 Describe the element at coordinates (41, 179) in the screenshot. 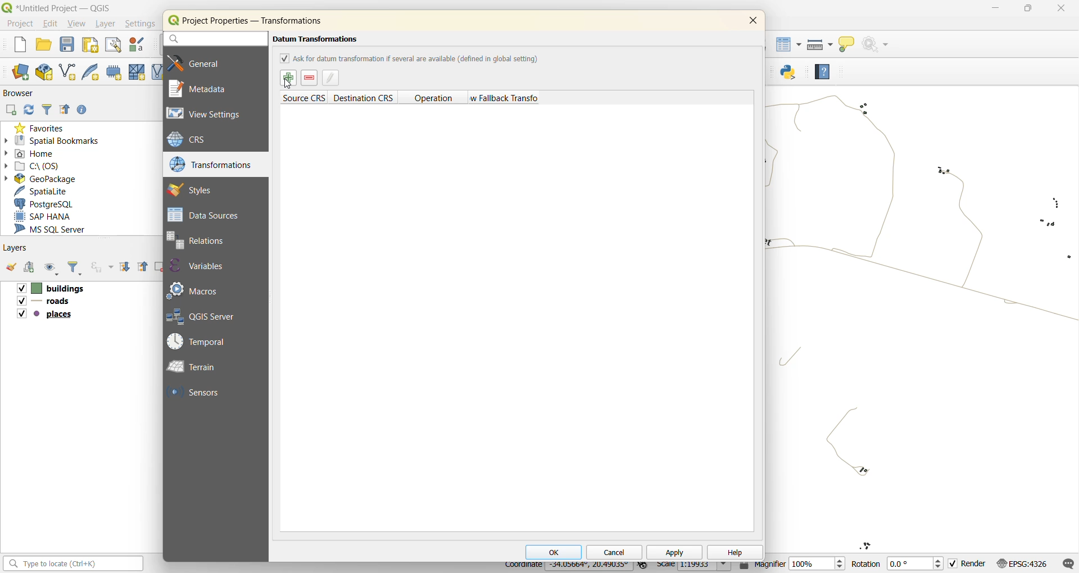

I see `geopackage` at that location.